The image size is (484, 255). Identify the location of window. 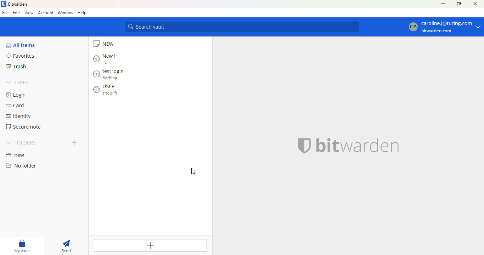
(65, 12).